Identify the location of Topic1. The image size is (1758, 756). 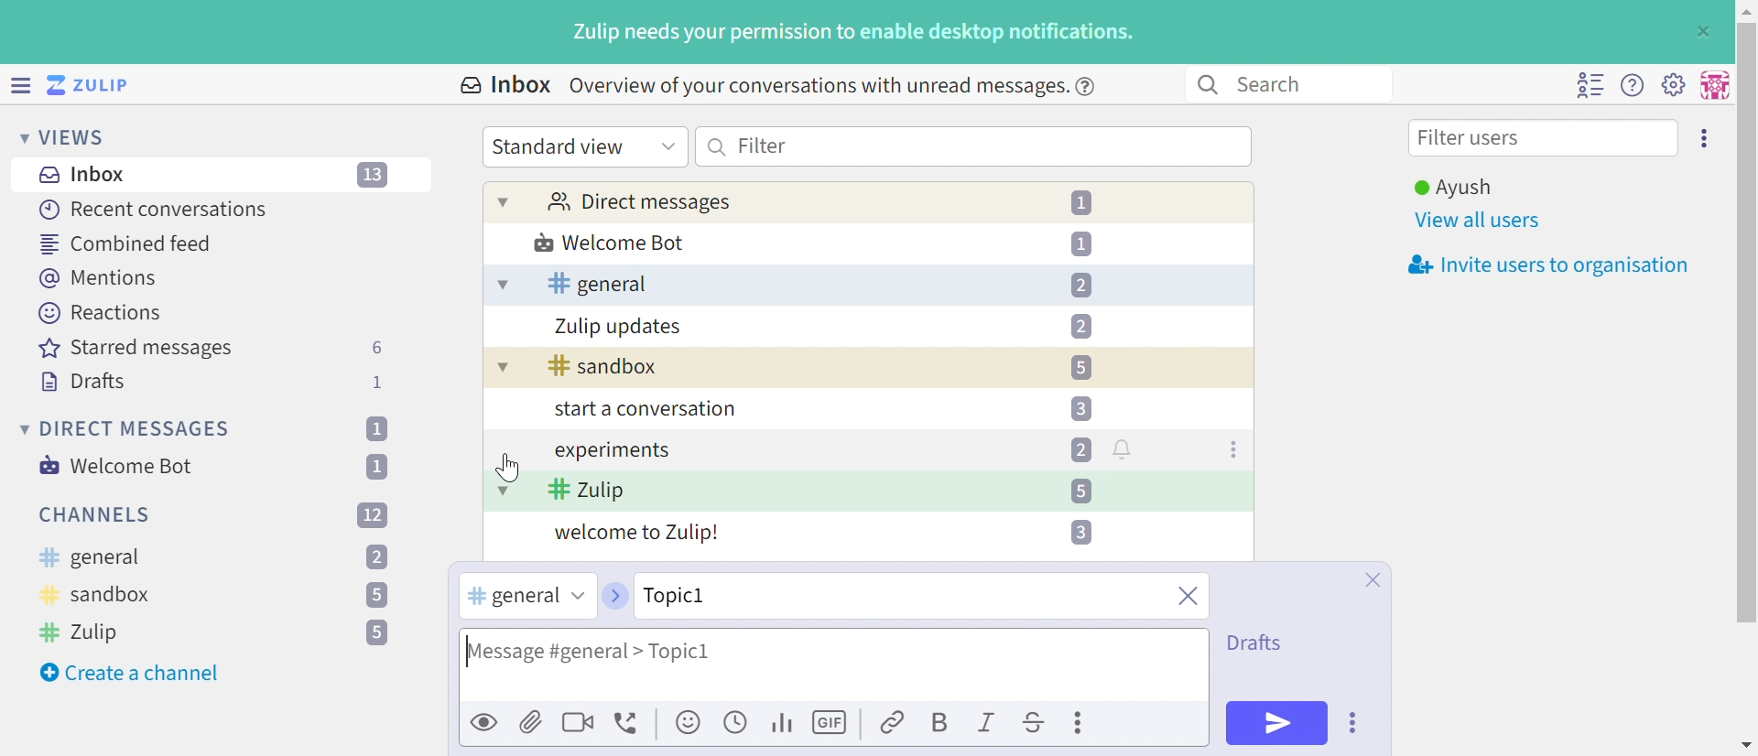
(727, 594).